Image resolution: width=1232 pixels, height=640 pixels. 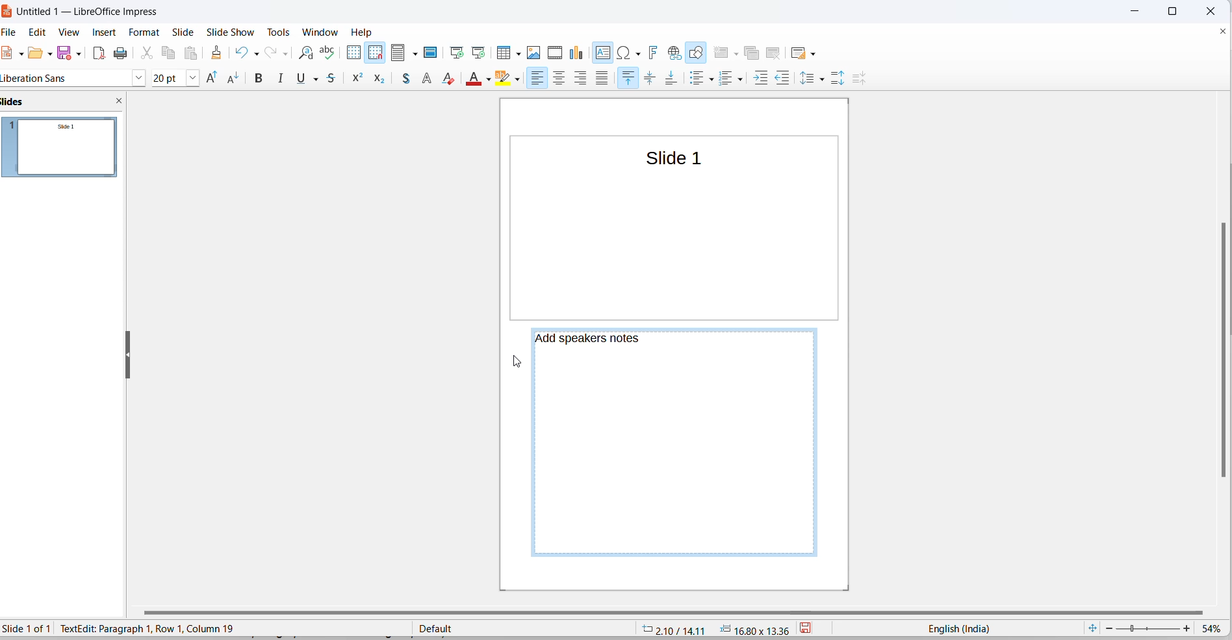 What do you see at coordinates (99, 55) in the screenshot?
I see `export as pdf` at bounding box center [99, 55].